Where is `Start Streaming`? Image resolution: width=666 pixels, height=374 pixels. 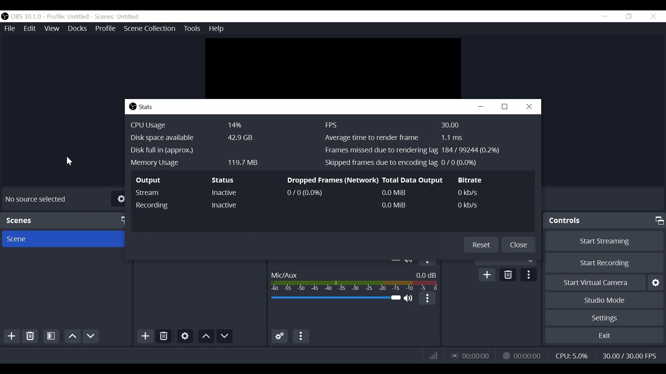
Start Streaming is located at coordinates (605, 241).